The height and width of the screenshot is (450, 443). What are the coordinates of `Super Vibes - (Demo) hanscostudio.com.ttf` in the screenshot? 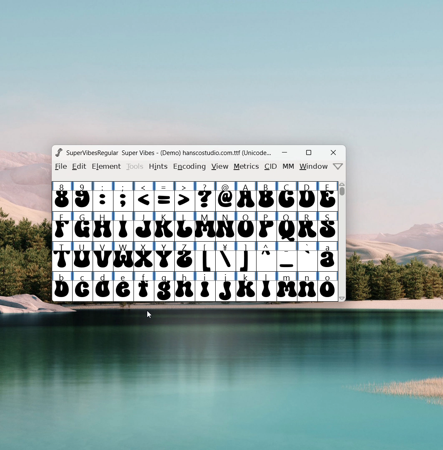 It's located at (169, 153).